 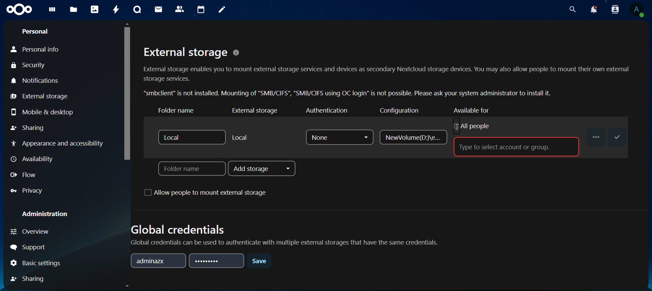 I want to click on dashboard, so click(x=53, y=11).